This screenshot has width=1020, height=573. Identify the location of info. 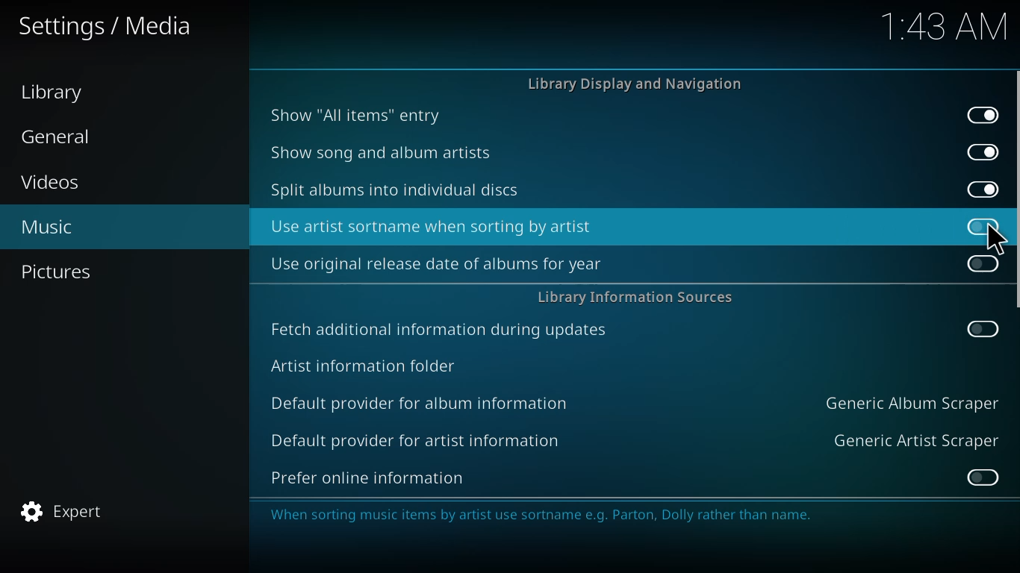
(617, 515).